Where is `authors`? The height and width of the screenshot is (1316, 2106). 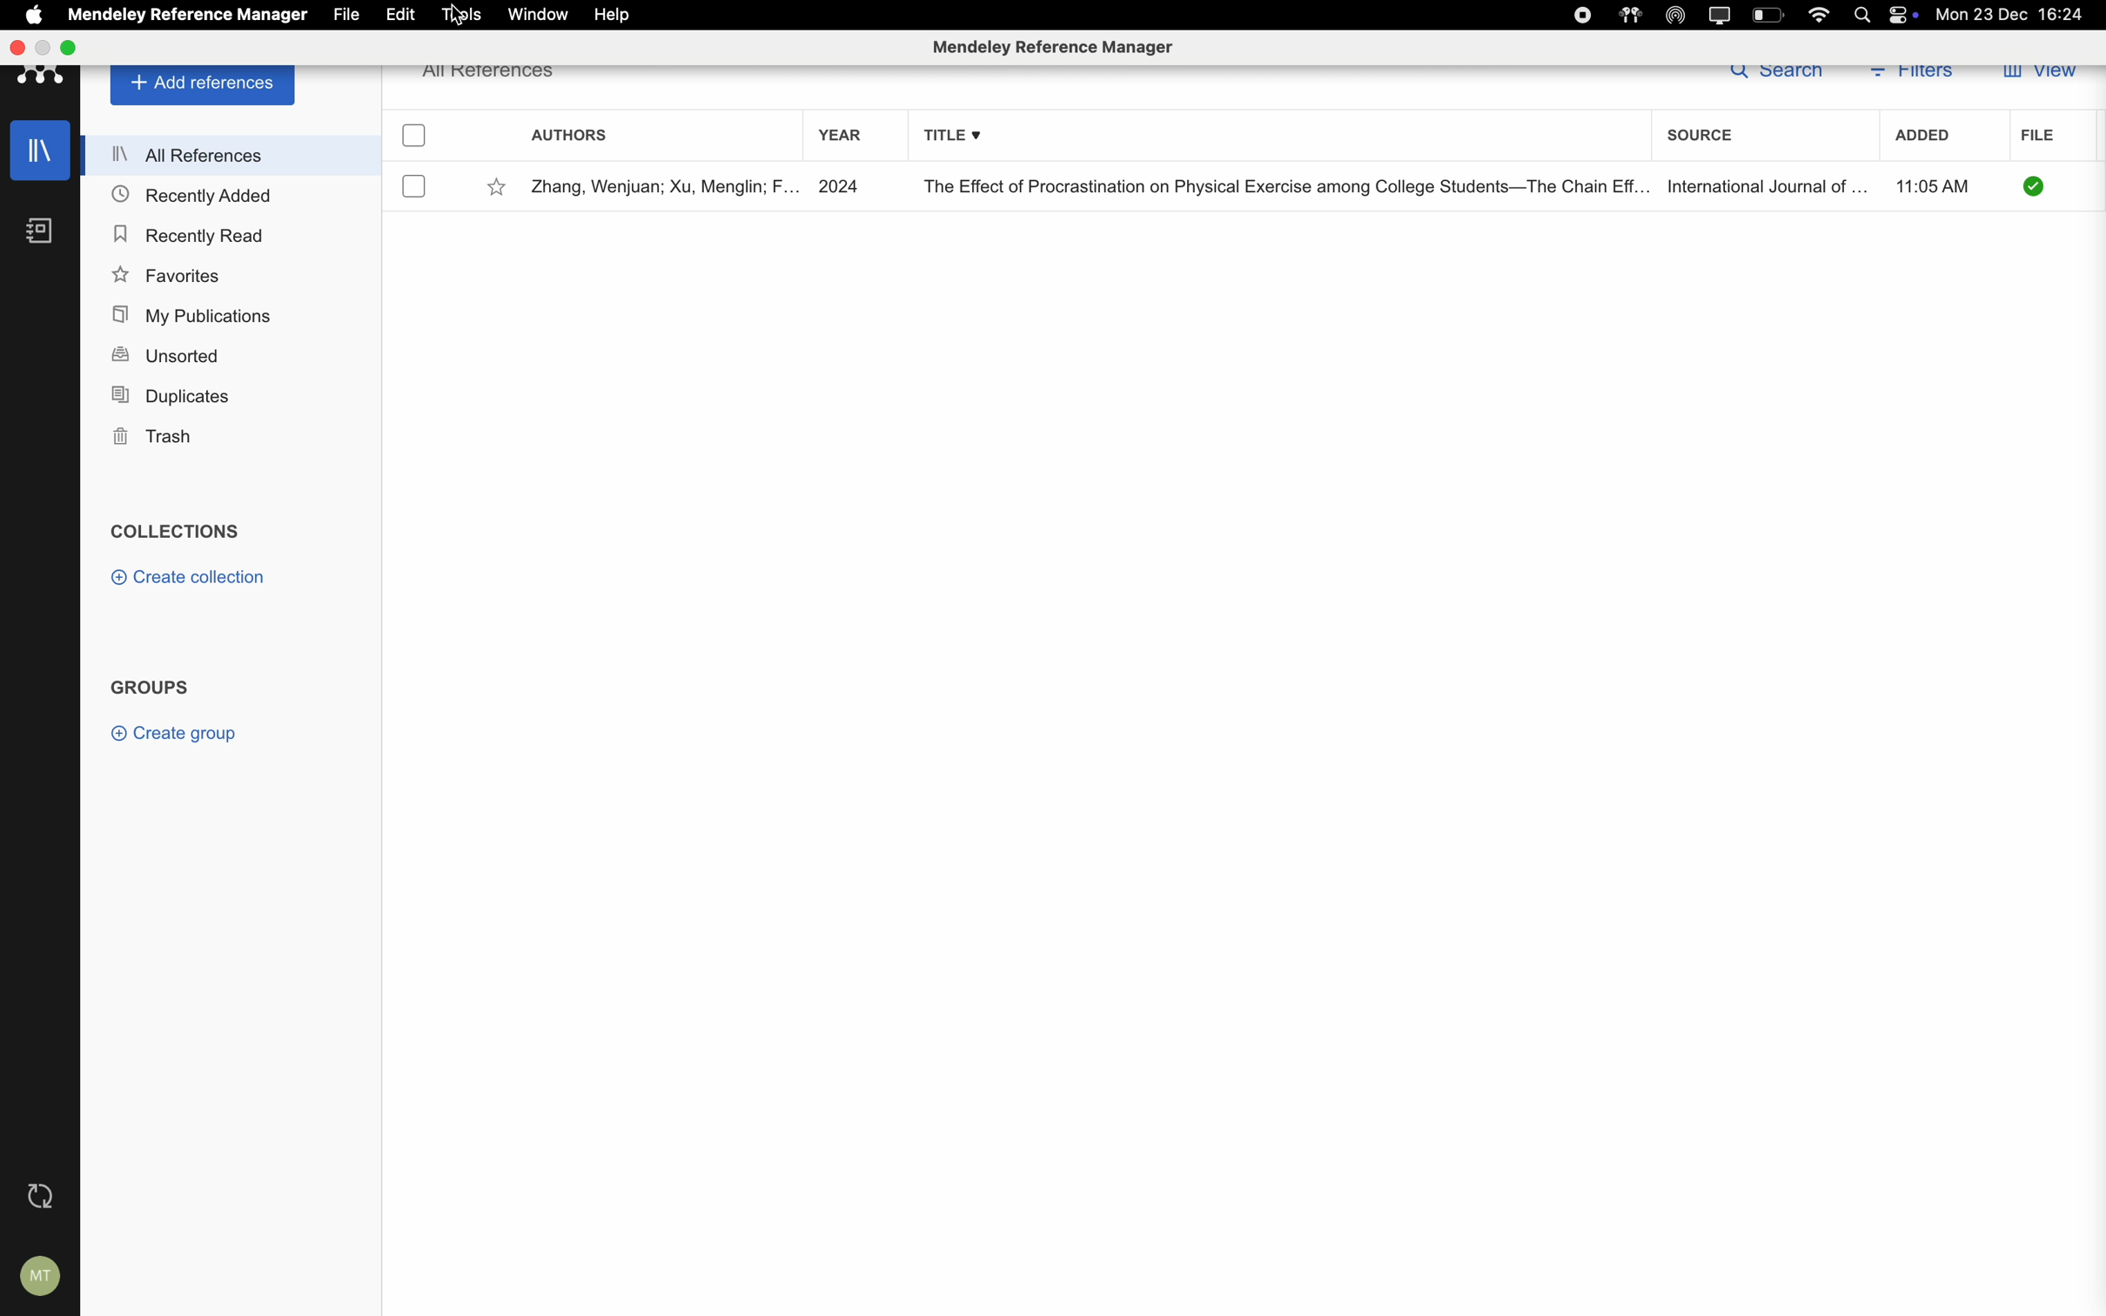 authors is located at coordinates (569, 131).